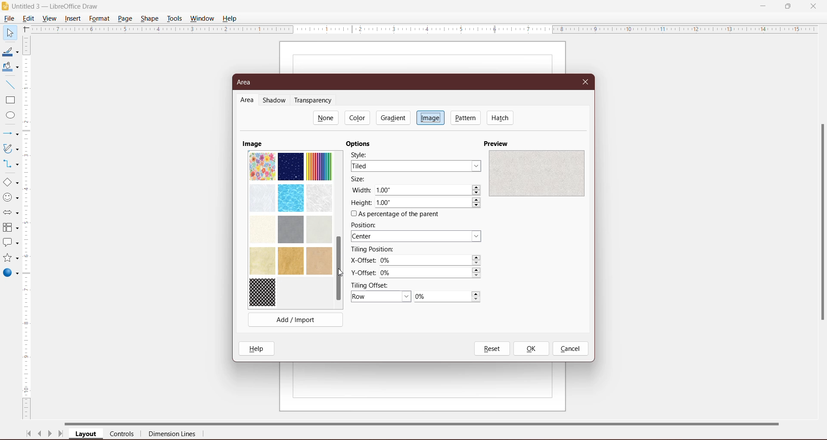 This screenshot has width=827, height=440. Describe the element at coordinates (428, 190) in the screenshot. I see `Select required width` at that location.